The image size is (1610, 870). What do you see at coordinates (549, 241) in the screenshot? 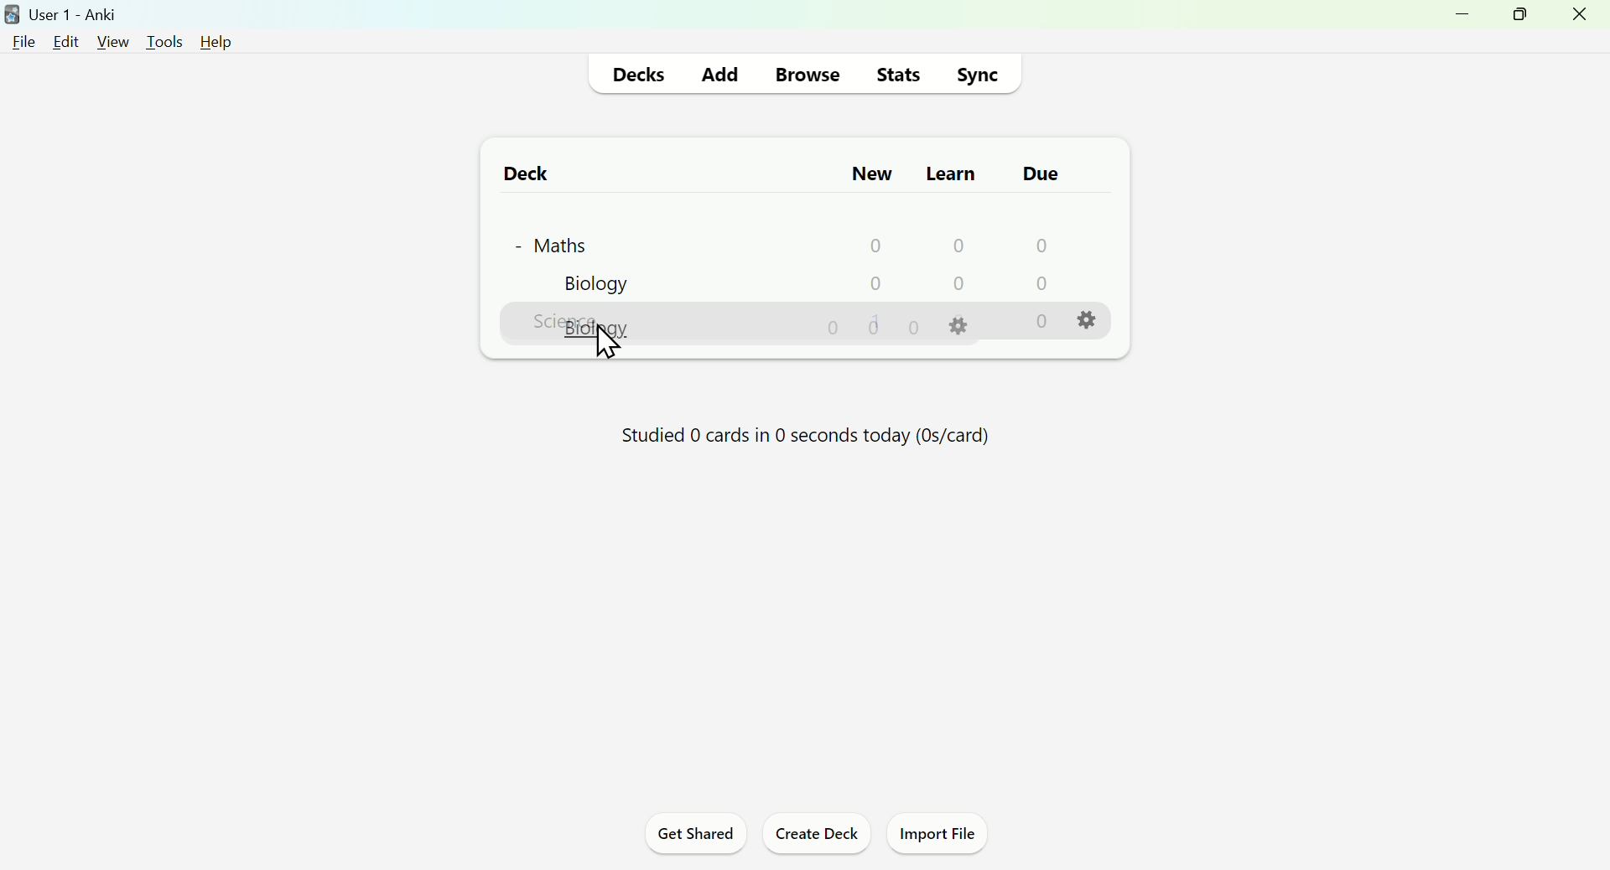
I see `Maths` at bounding box center [549, 241].